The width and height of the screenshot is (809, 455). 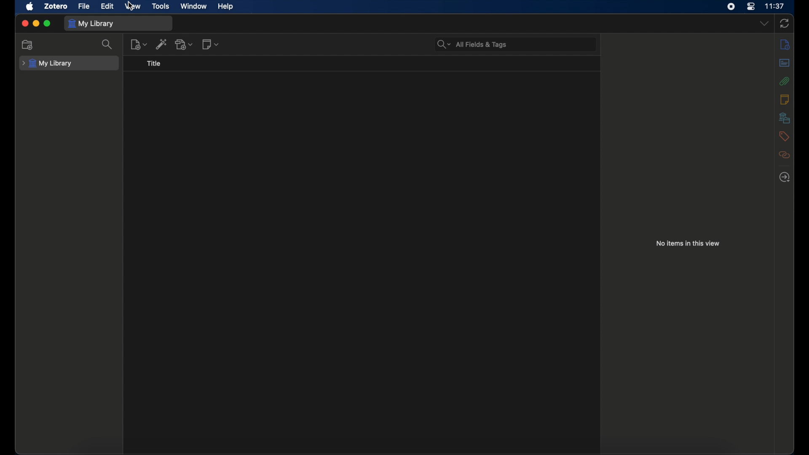 I want to click on time, so click(x=776, y=6).